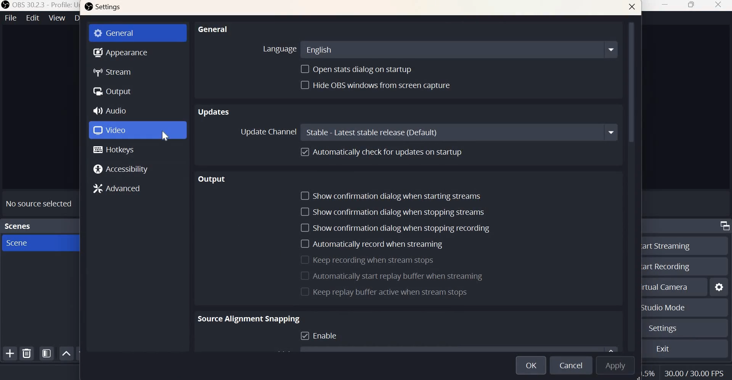  What do you see at coordinates (375, 85) in the screenshot?
I see `Hide OBS windows from screen capture` at bounding box center [375, 85].